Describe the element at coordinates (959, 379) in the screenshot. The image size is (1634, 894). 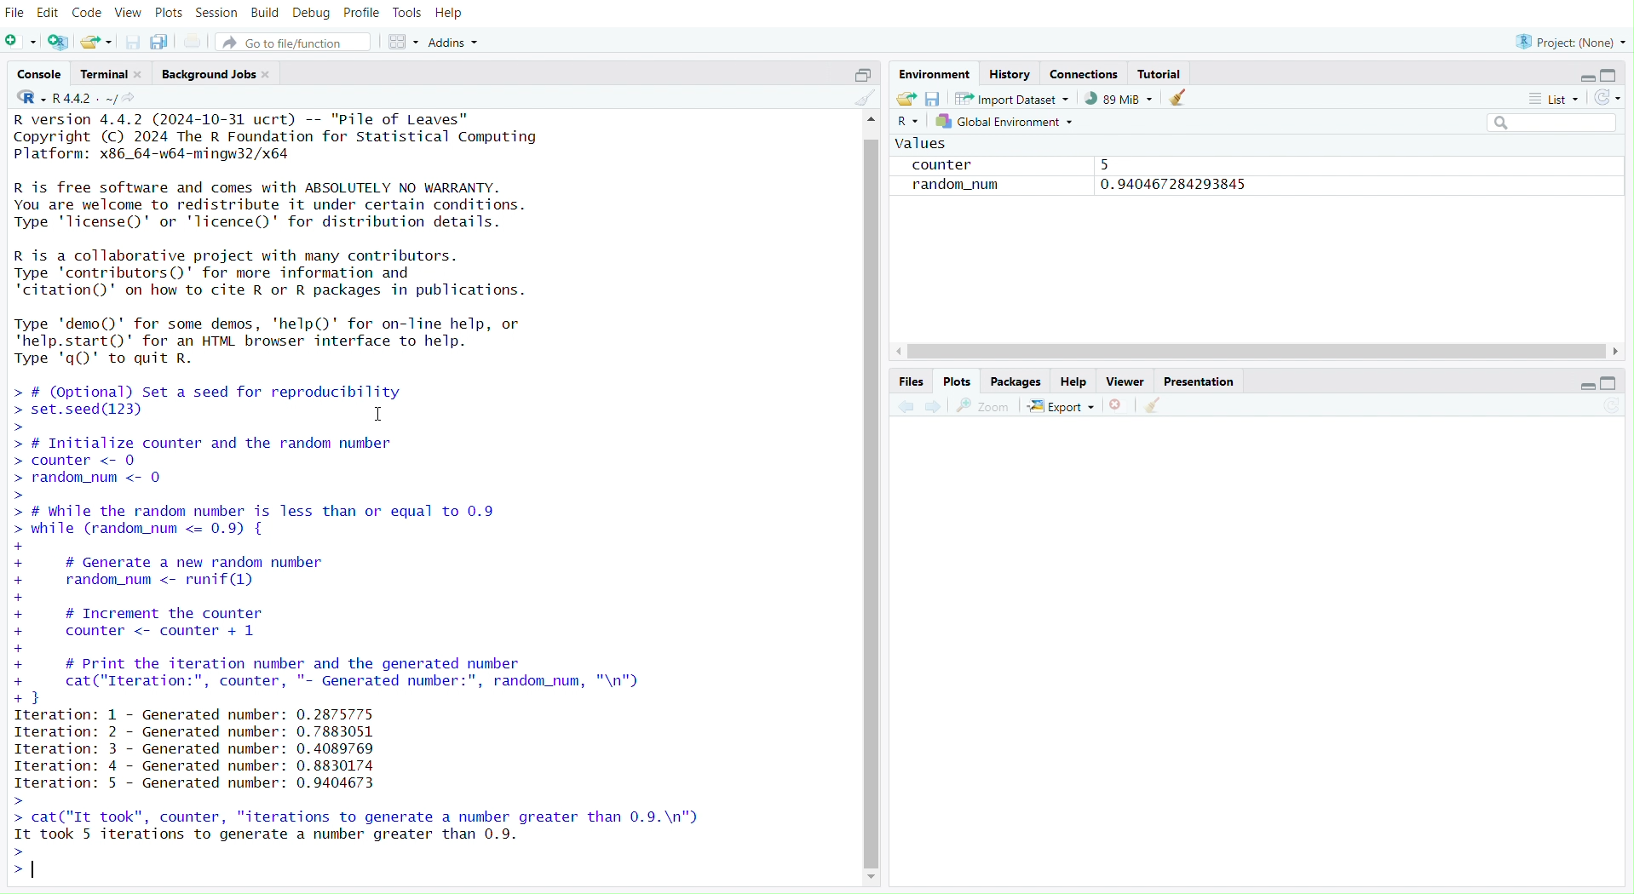
I see `Plots` at that location.